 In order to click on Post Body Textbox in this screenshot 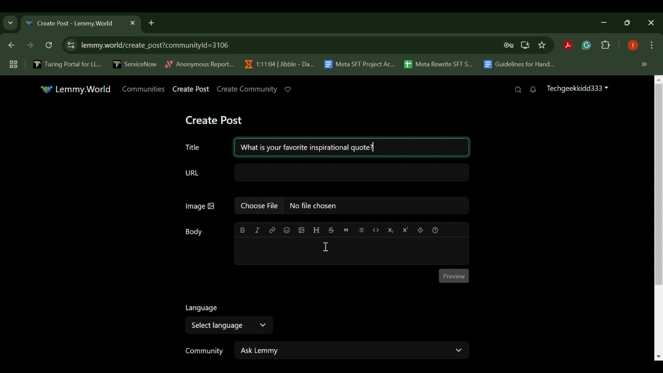, I will do `click(350, 251)`.